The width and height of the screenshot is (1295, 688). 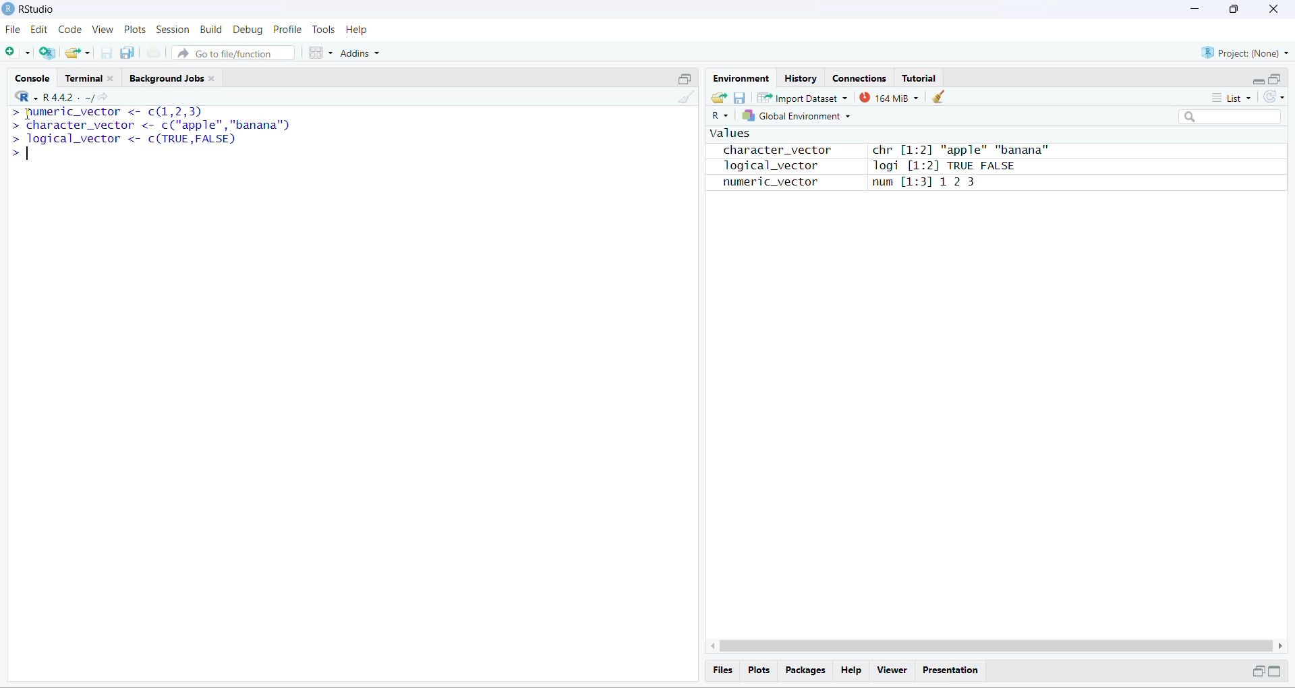 What do you see at coordinates (211, 29) in the screenshot?
I see `Build` at bounding box center [211, 29].